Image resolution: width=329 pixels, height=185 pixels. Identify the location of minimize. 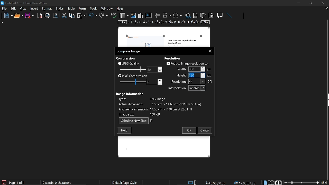
(299, 3).